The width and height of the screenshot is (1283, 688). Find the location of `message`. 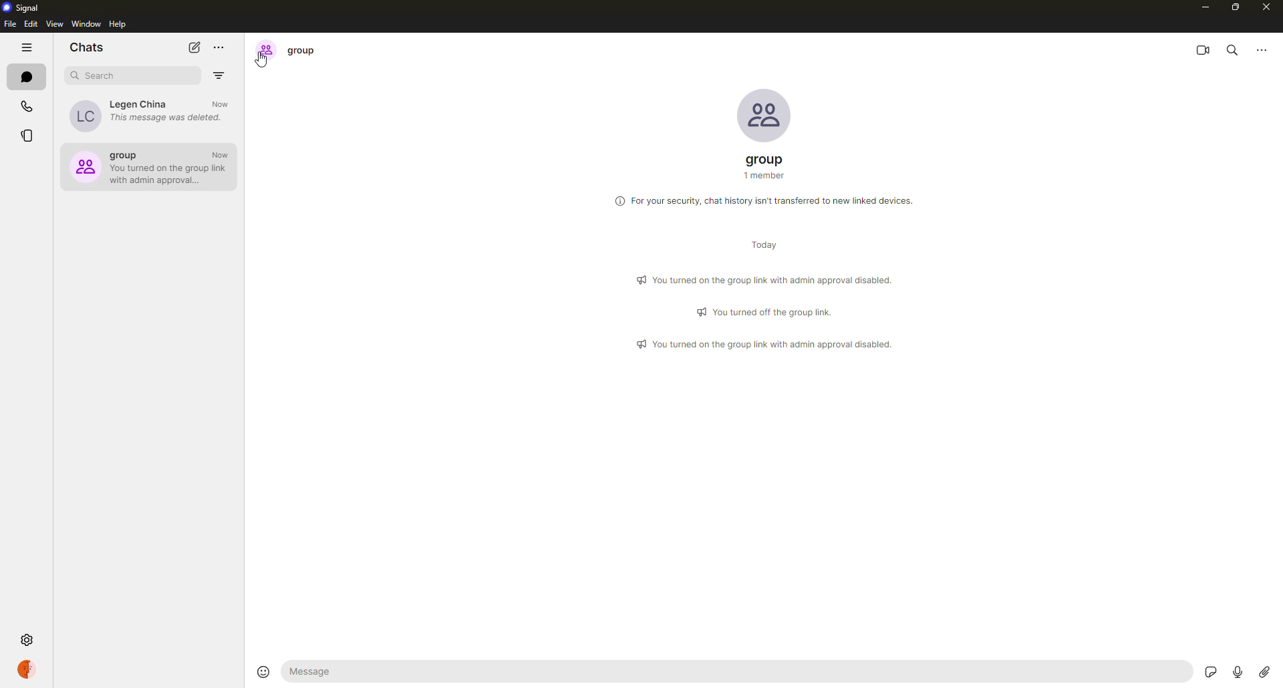

message is located at coordinates (329, 673).